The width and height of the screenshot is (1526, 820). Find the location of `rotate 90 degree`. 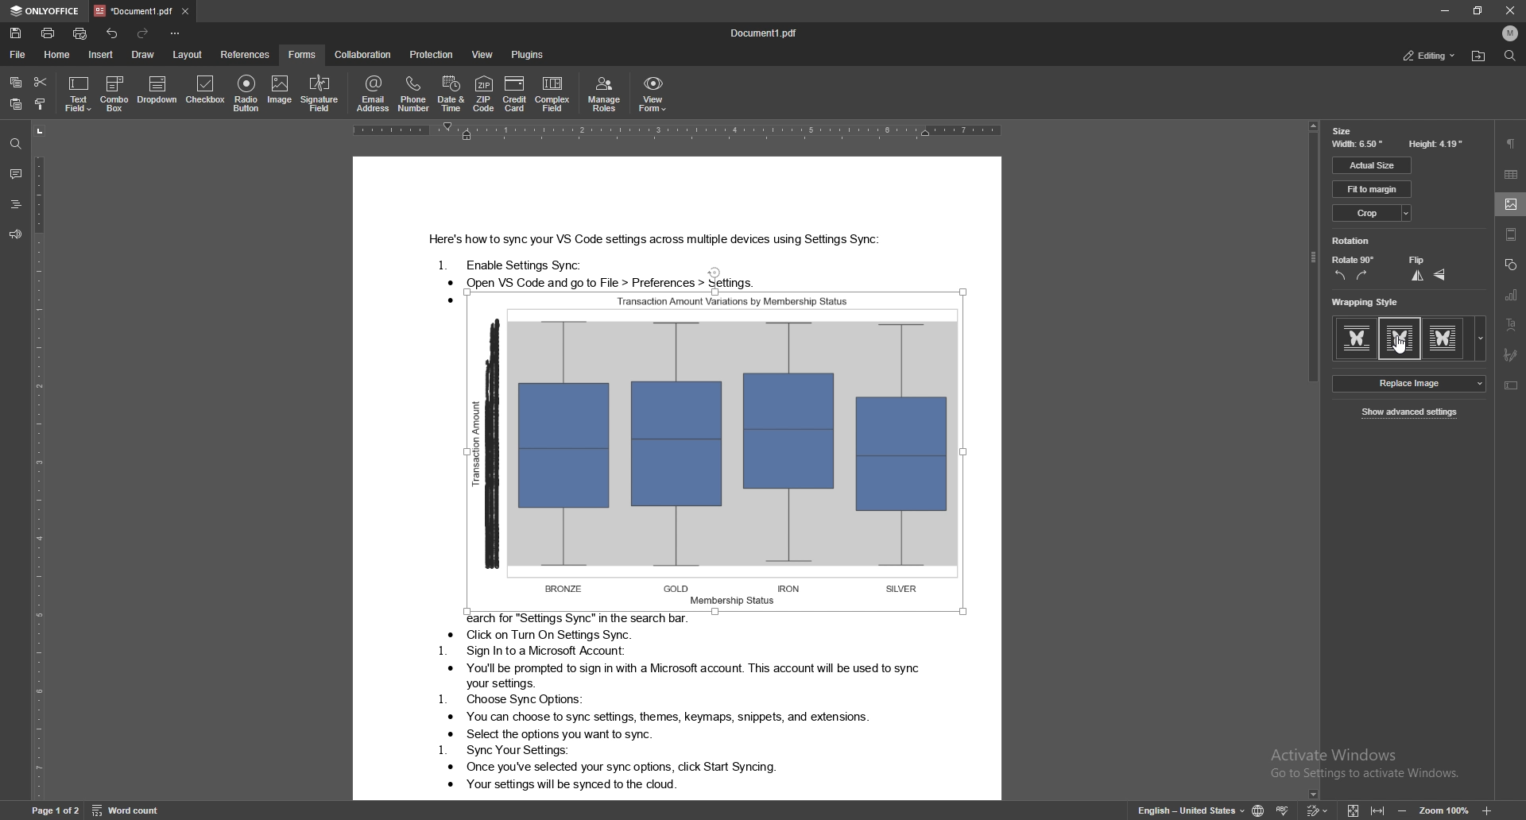

rotate 90 degree is located at coordinates (1354, 261).